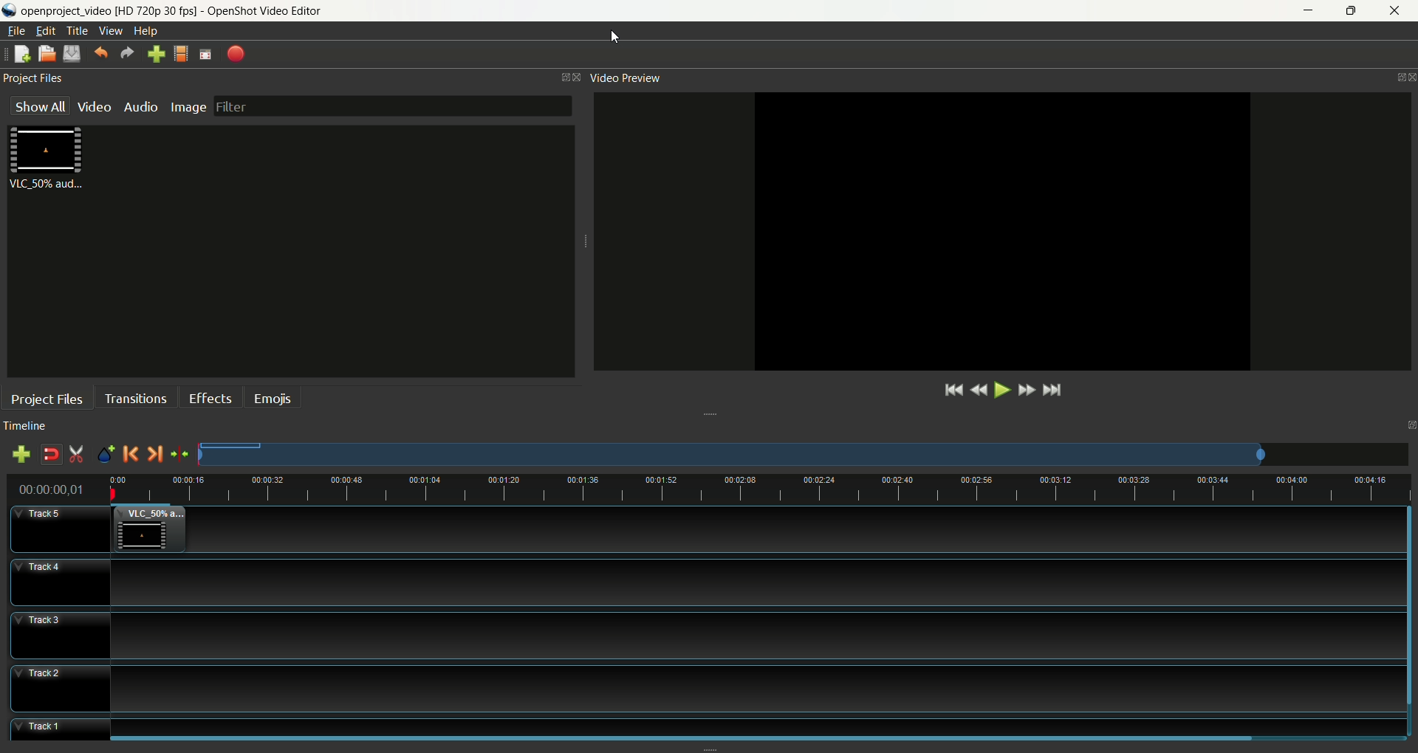 The image size is (1418, 753). Describe the element at coordinates (709, 411) in the screenshot. I see `options` at that location.